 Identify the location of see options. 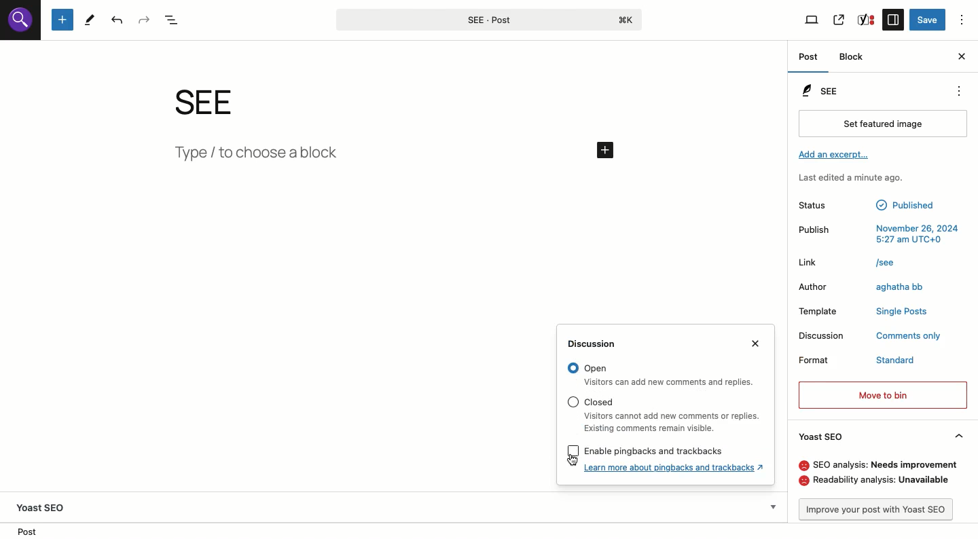
(956, 89).